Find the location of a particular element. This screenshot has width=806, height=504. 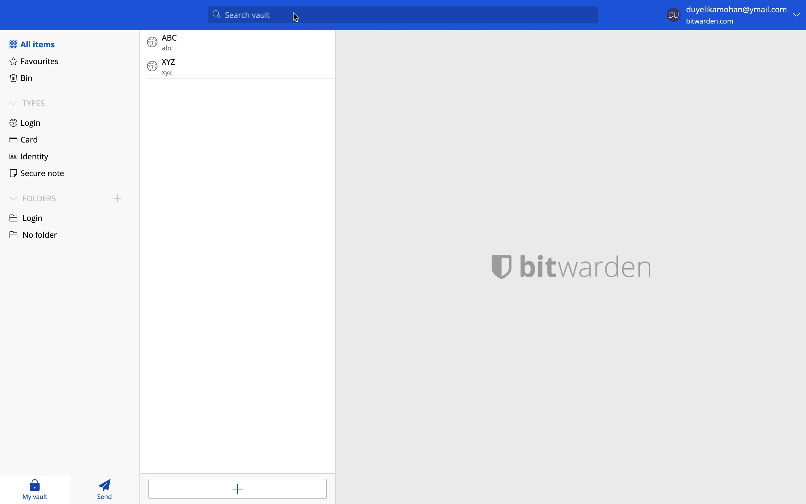

login email id is located at coordinates (736, 9).